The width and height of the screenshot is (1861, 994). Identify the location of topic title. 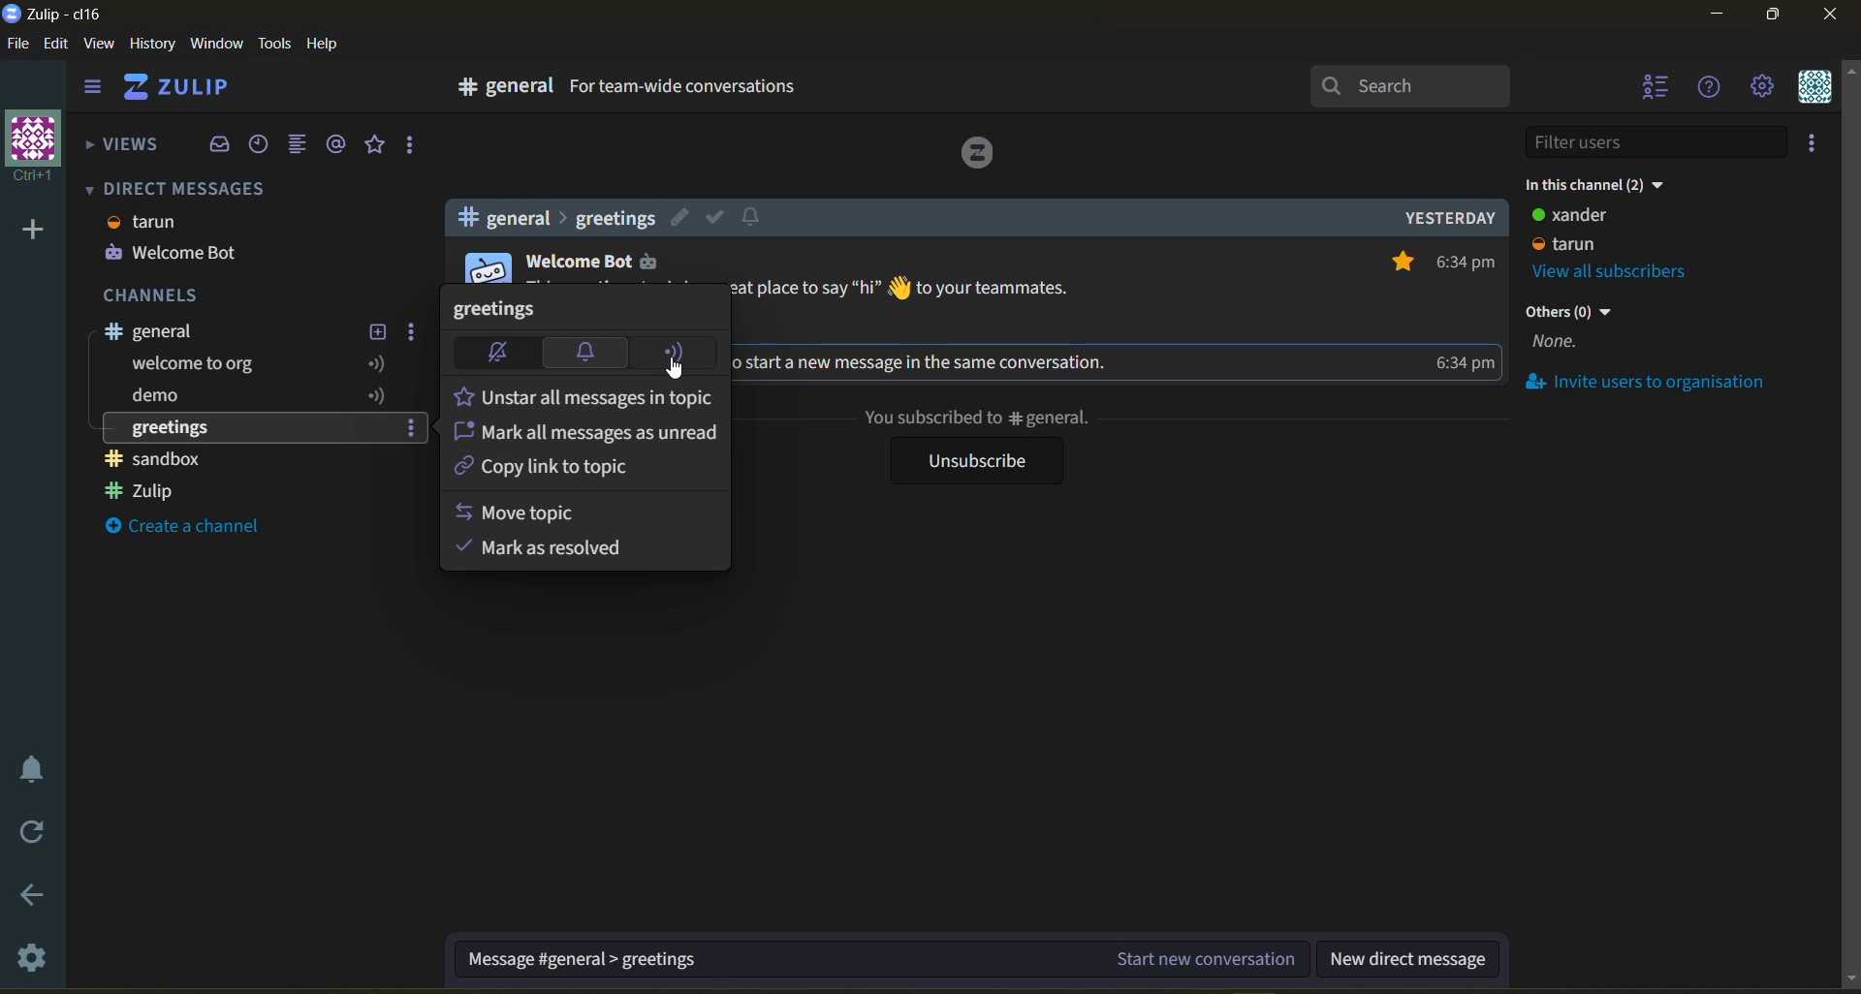
(498, 310).